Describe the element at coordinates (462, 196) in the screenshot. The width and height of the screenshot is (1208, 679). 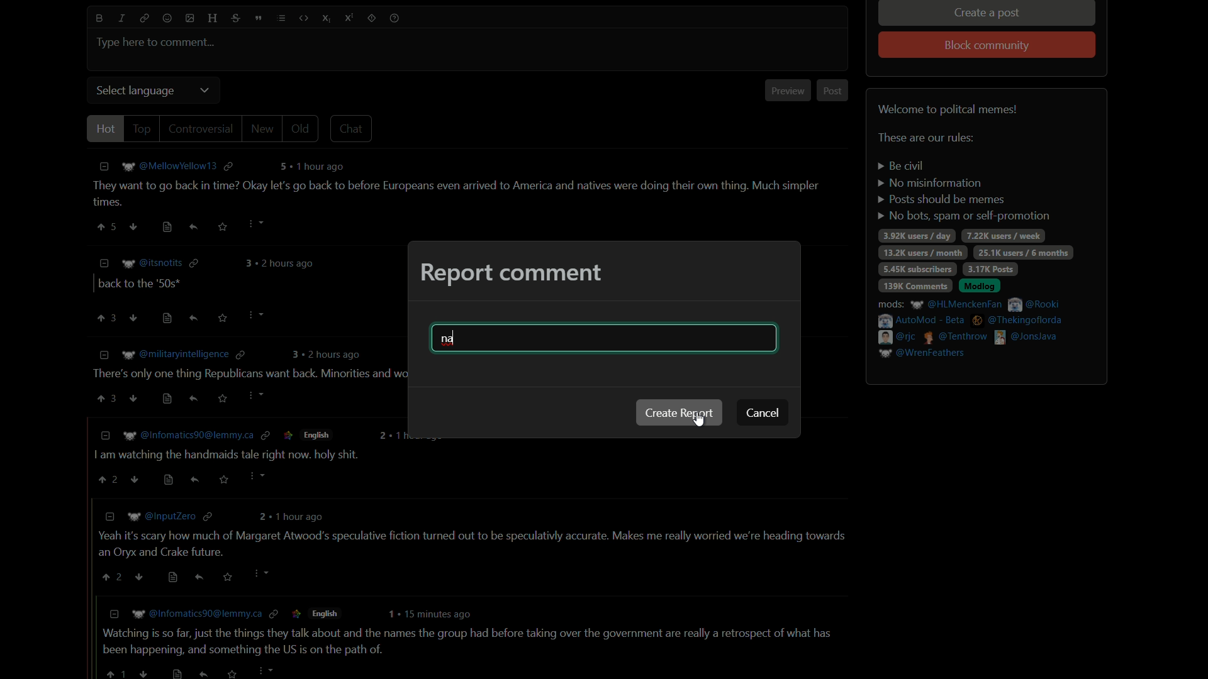
I see `comment-1` at that location.